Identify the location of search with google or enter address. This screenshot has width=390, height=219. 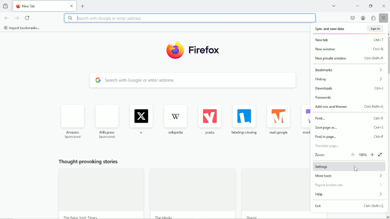
(190, 18).